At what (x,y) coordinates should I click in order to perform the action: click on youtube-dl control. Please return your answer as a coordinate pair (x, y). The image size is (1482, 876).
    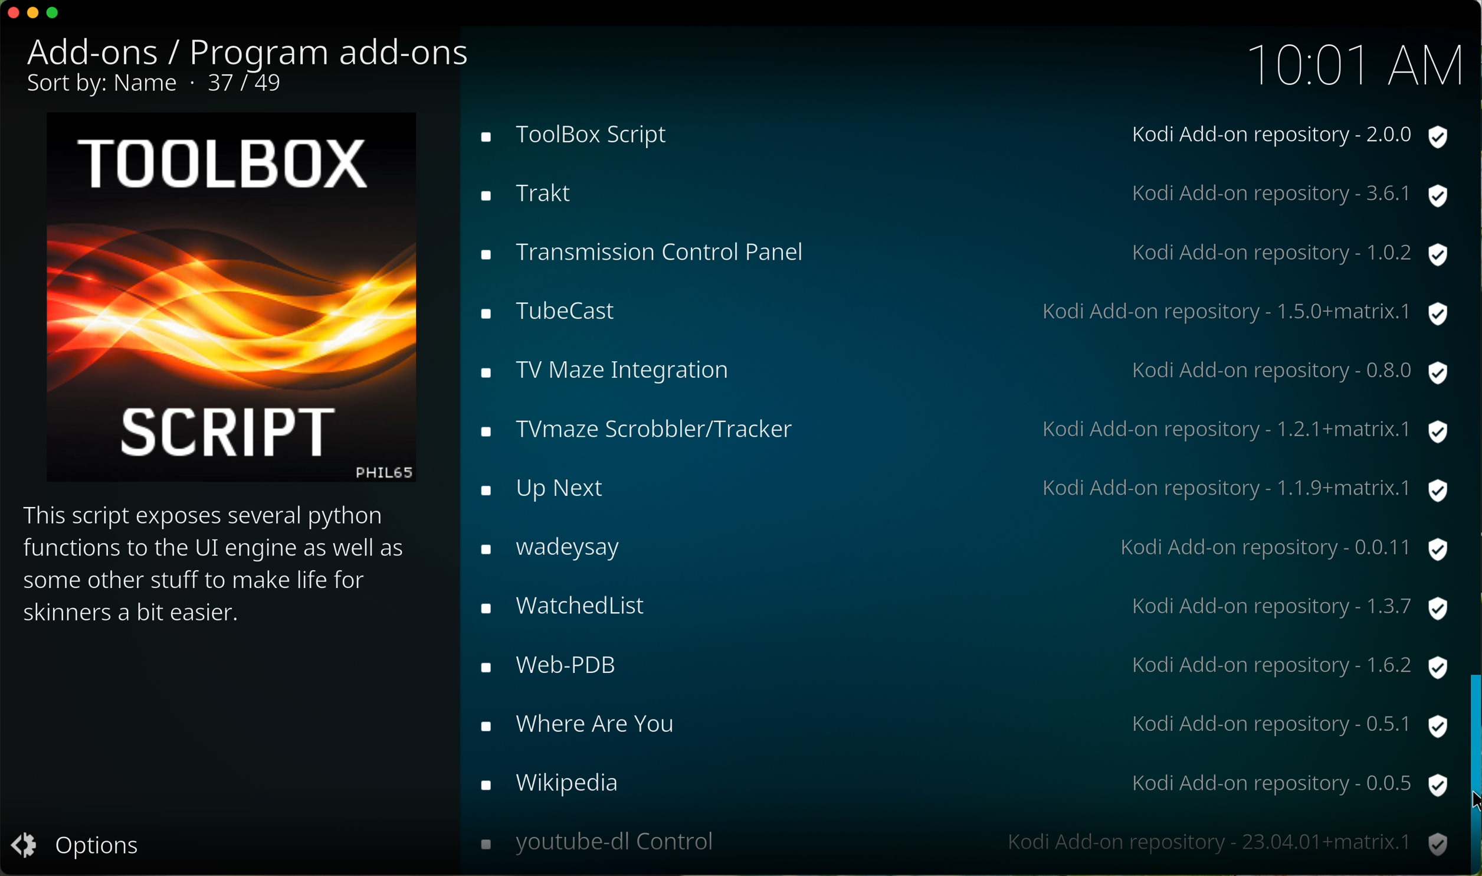
    Looking at the image, I should click on (961, 842).